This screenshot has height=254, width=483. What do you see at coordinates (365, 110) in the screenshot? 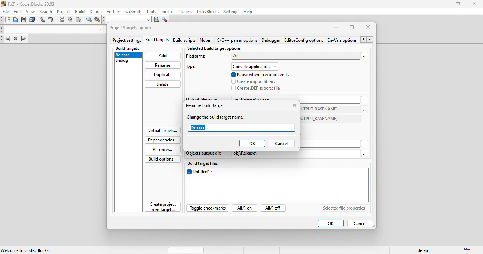
I see `more` at bounding box center [365, 110].